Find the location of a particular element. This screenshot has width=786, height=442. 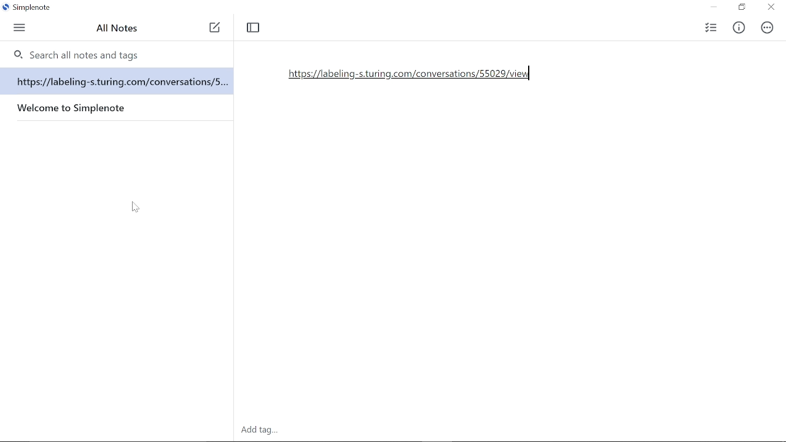

Info is located at coordinates (740, 29).